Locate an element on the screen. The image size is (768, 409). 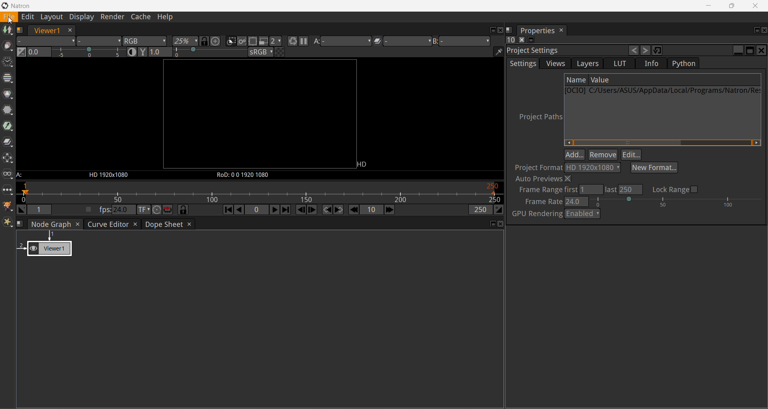
Redo the last change undone to this operator is located at coordinates (646, 50).